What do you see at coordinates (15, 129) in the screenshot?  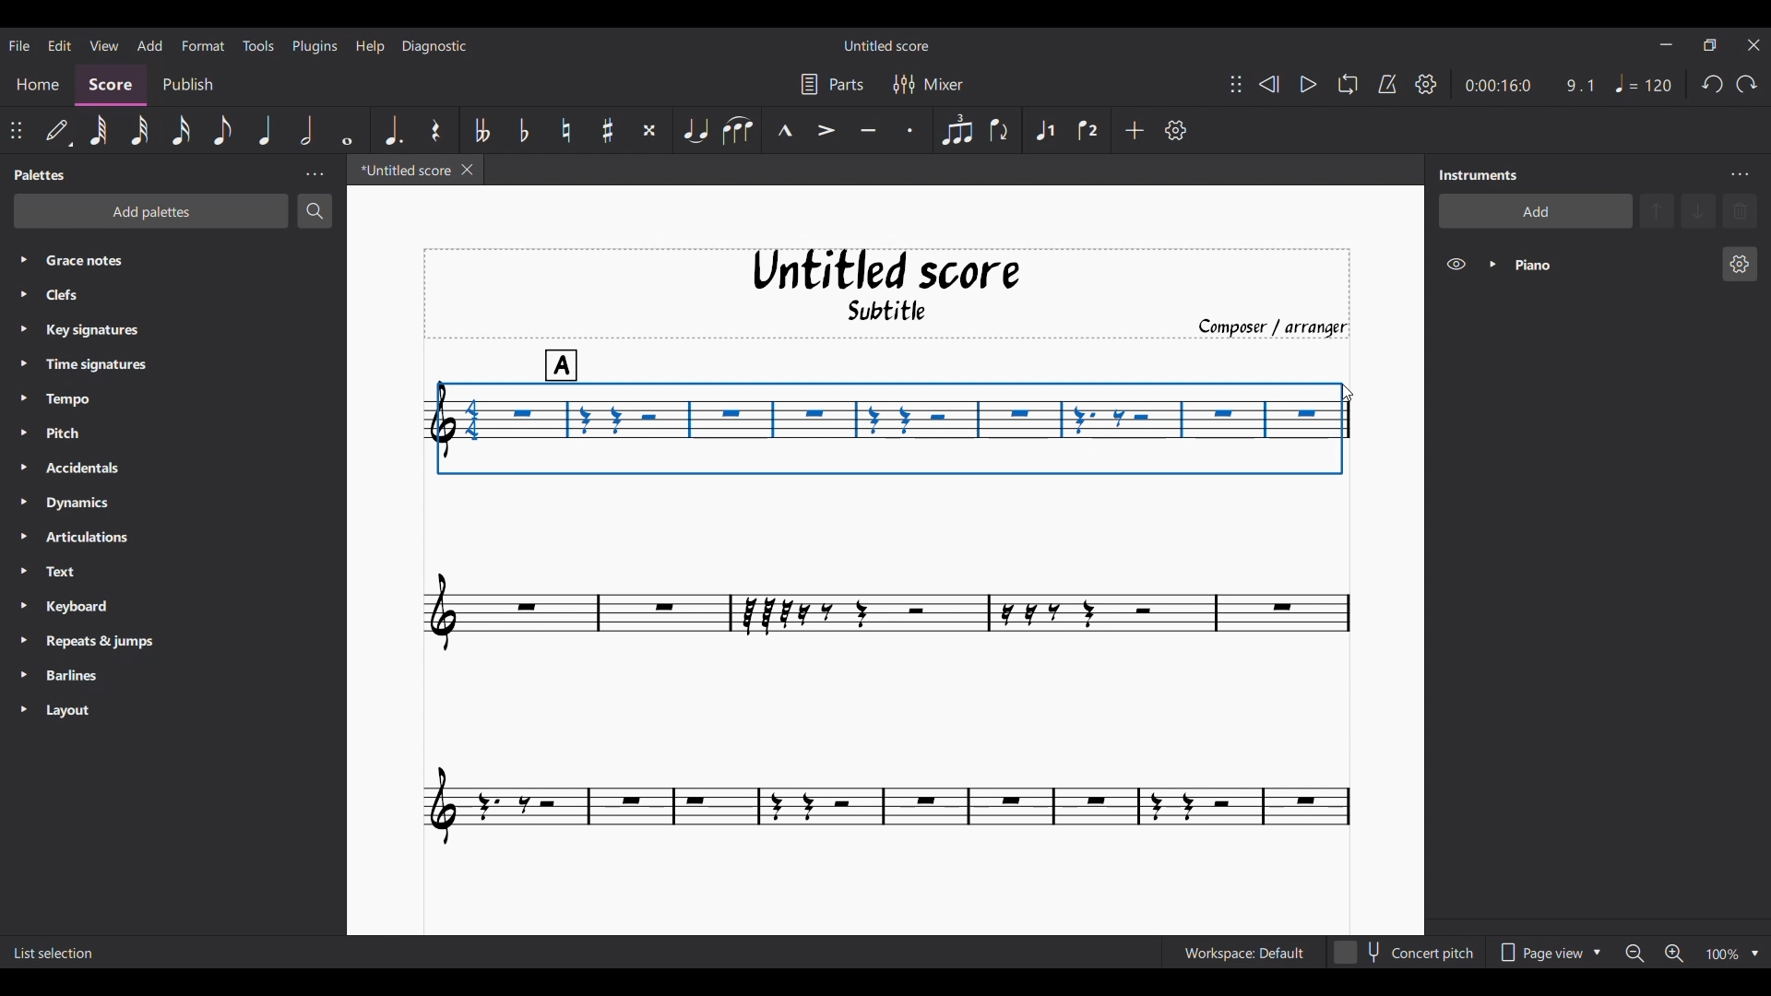 I see `Change position of toolbar attached` at bounding box center [15, 129].